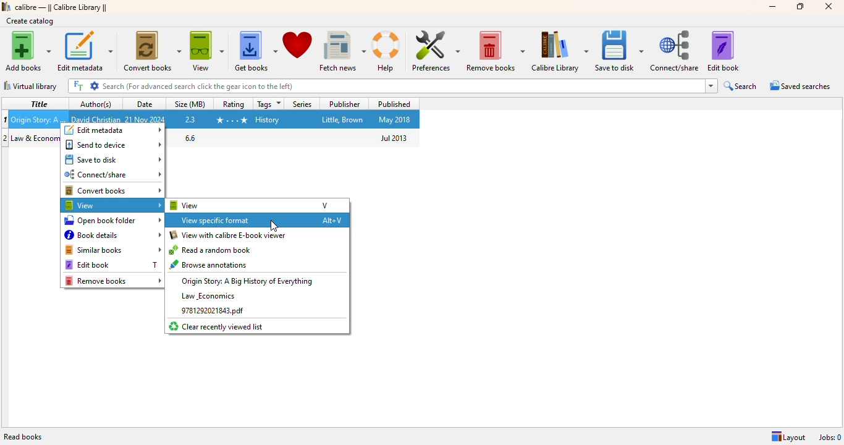 Image resolution: width=844 pixels, height=445 pixels. What do you see at coordinates (114, 144) in the screenshot?
I see `send to device` at bounding box center [114, 144].